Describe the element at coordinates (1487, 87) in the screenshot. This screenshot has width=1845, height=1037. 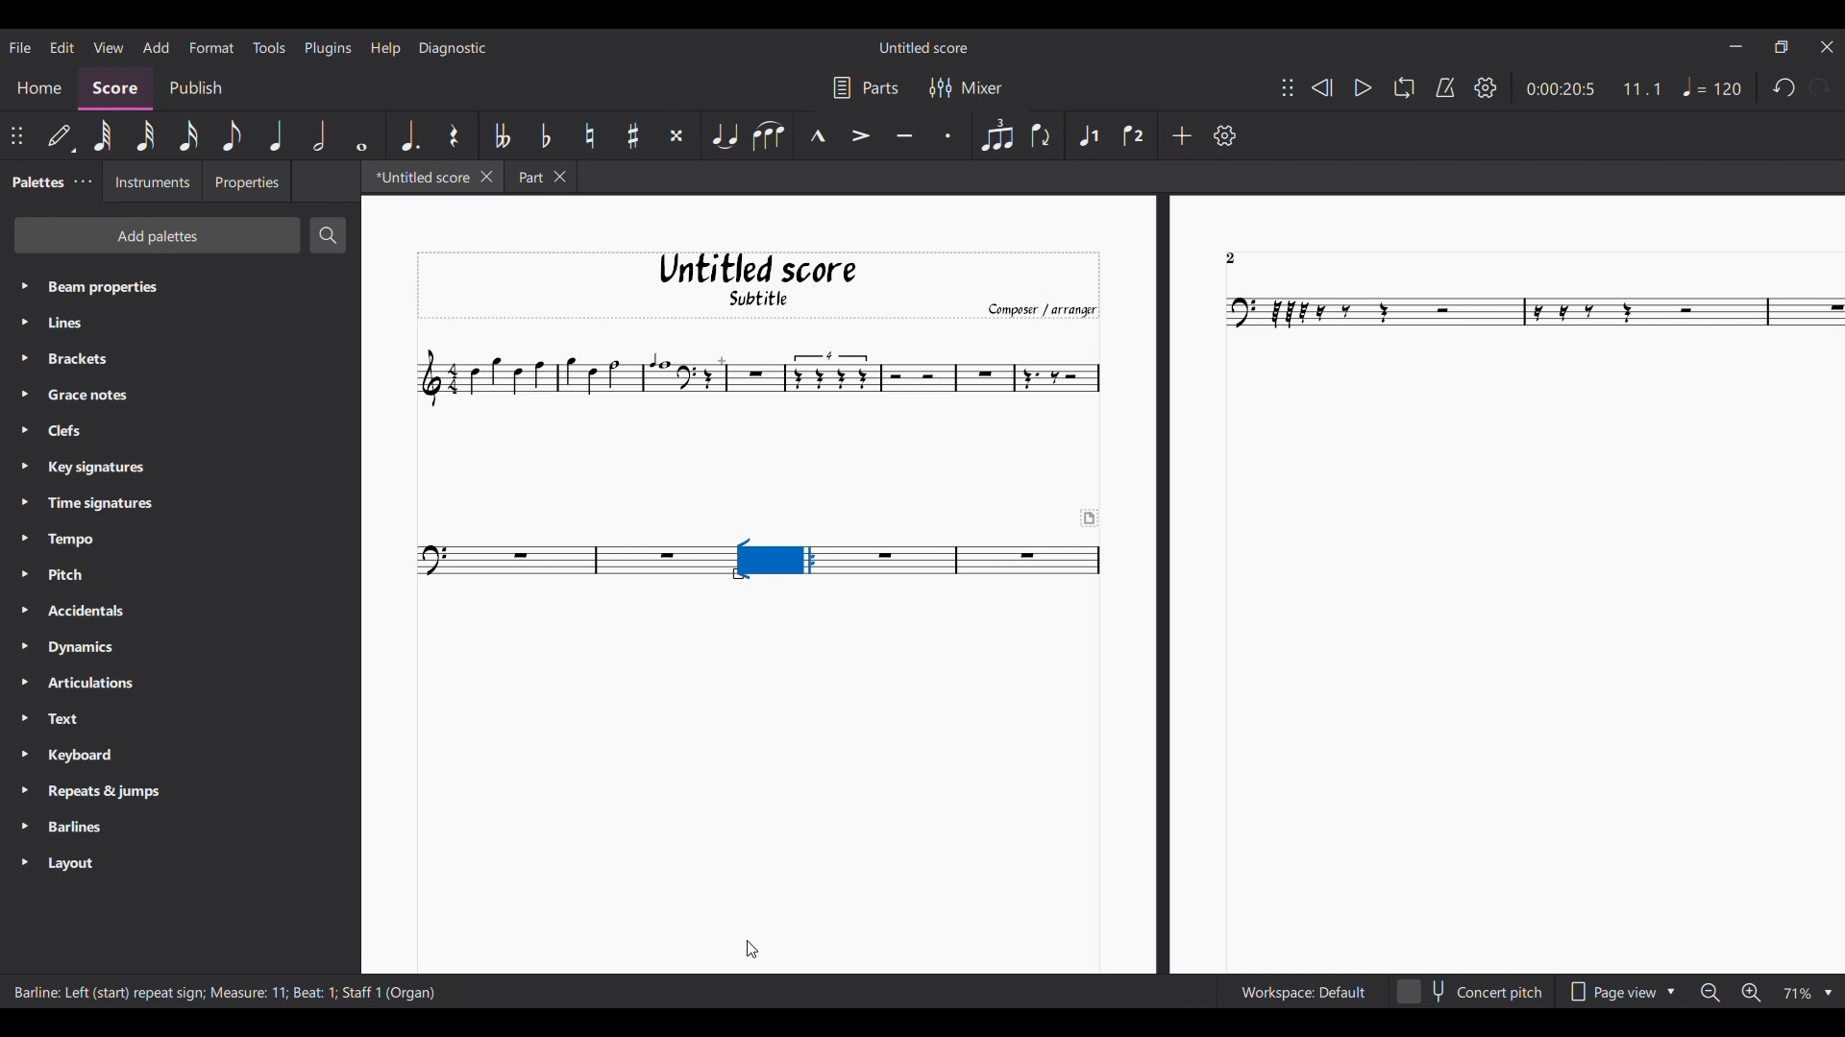
I see `Settings` at that location.